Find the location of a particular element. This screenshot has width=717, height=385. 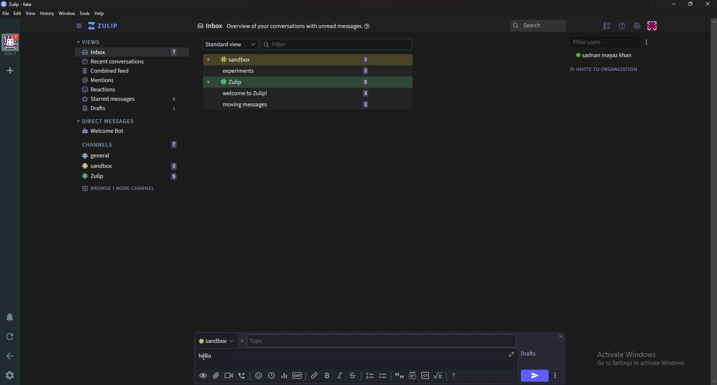

Send options is located at coordinates (556, 375).